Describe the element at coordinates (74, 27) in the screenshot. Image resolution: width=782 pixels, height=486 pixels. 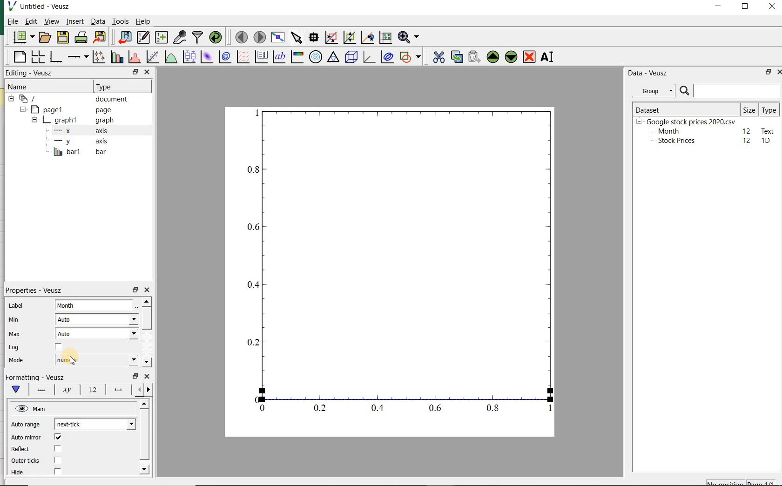
I see `cursor` at that location.